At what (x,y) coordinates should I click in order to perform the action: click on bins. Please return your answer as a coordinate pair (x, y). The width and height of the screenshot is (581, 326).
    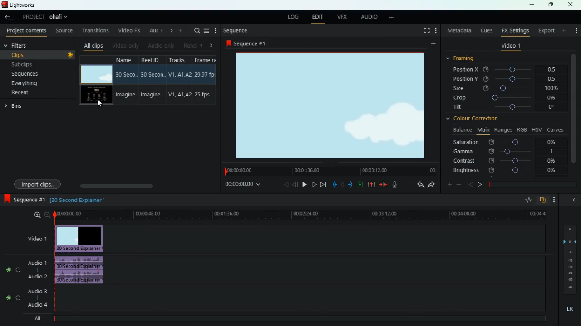
    Looking at the image, I should click on (15, 107).